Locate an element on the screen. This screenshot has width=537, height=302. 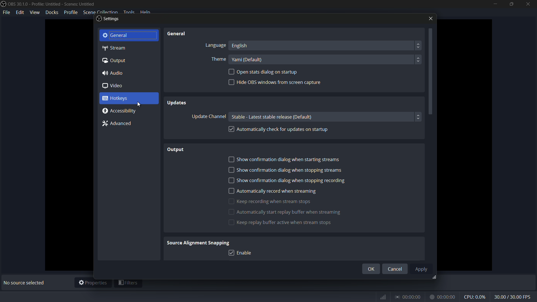
Updates is located at coordinates (178, 104).